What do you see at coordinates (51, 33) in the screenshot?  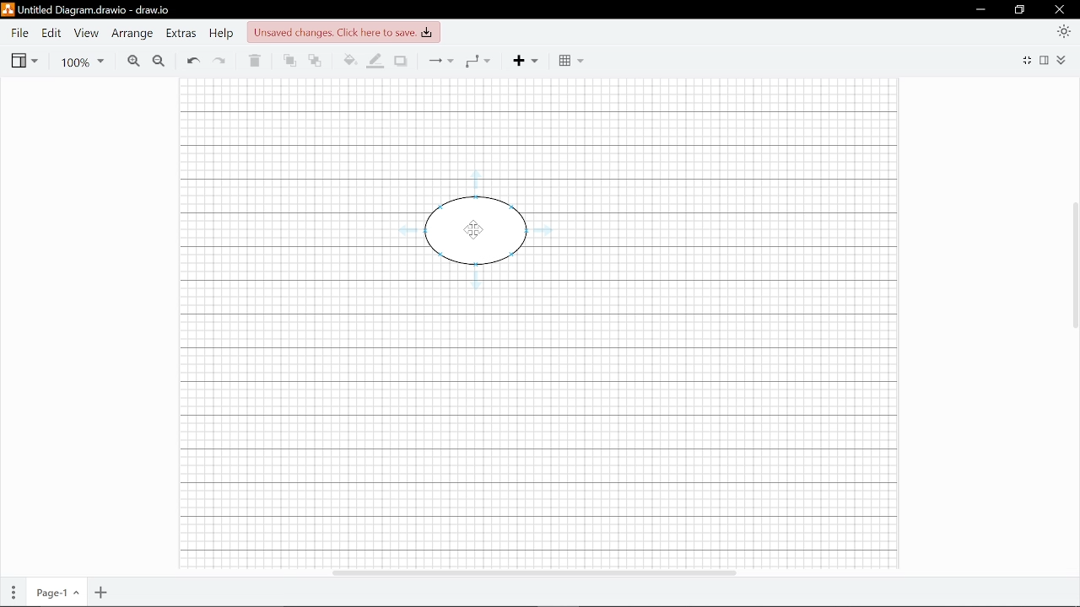 I see `Edit` at bounding box center [51, 33].